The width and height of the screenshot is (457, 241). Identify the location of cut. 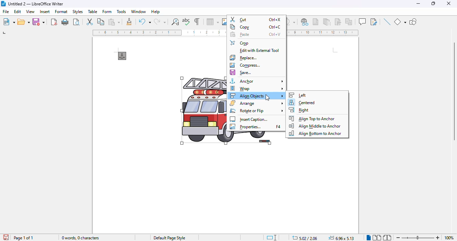
(89, 21).